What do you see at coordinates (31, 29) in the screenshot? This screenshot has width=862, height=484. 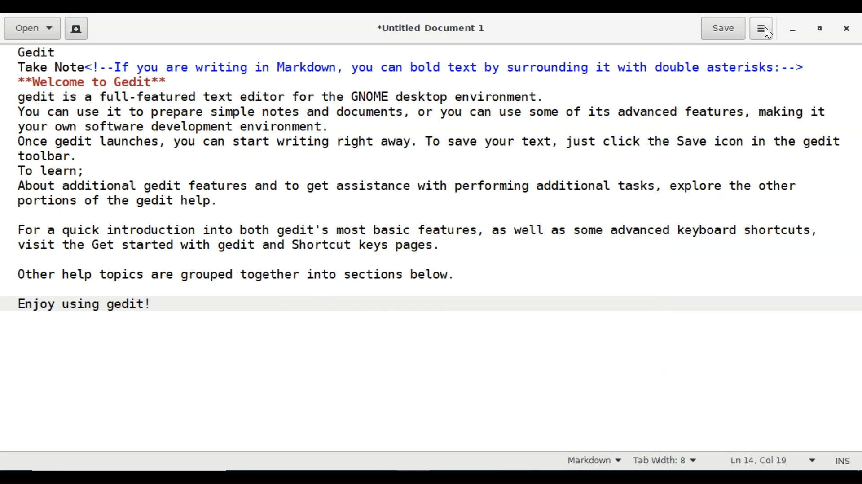 I see `Open` at bounding box center [31, 29].